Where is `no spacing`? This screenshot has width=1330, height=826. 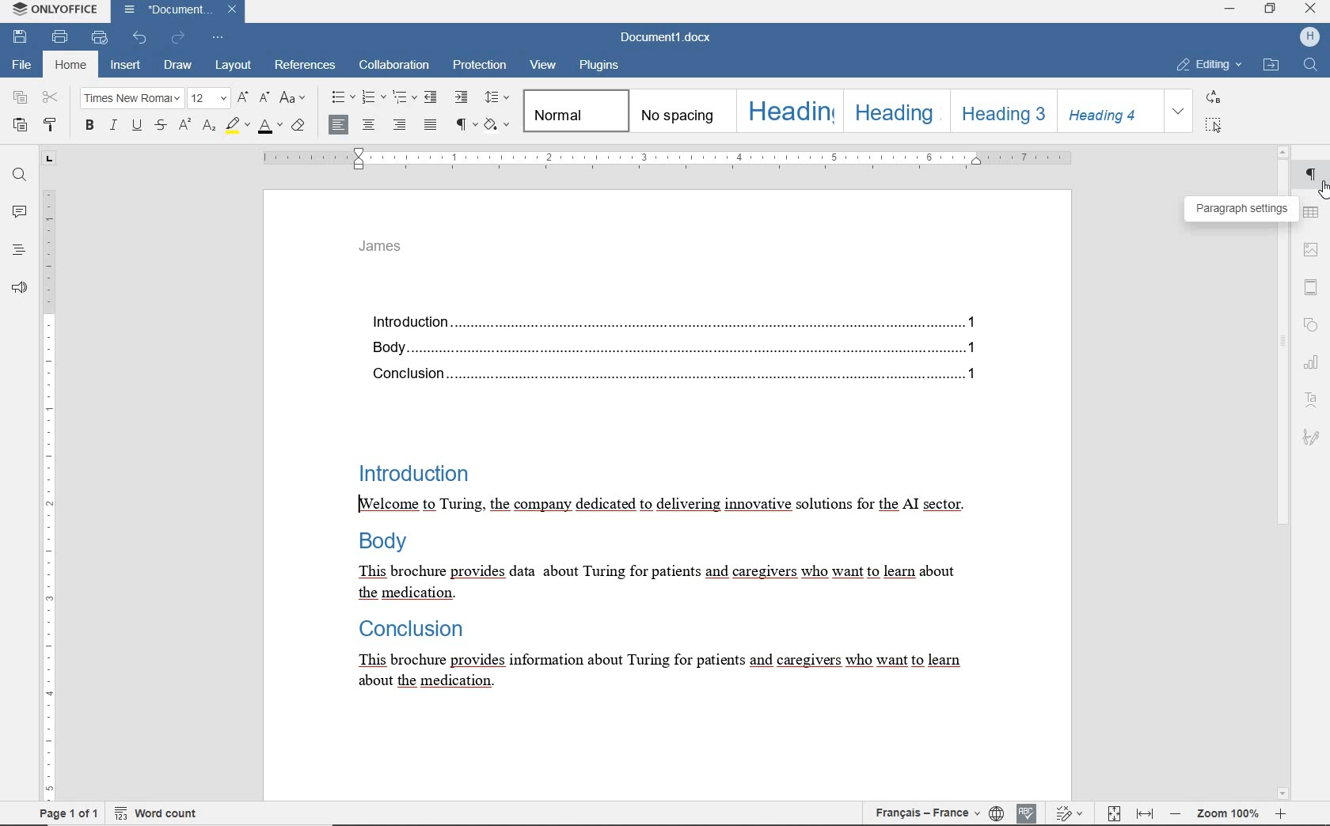 no spacing is located at coordinates (679, 112).